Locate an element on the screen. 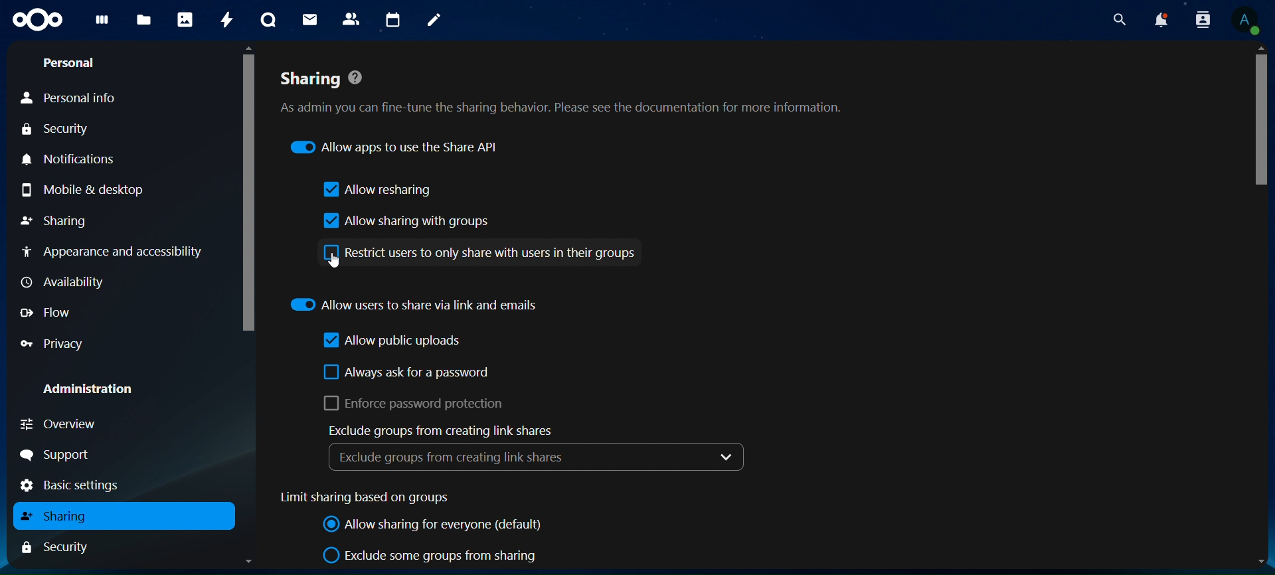 Image resolution: width=1275 pixels, height=575 pixels. photos is located at coordinates (185, 19).